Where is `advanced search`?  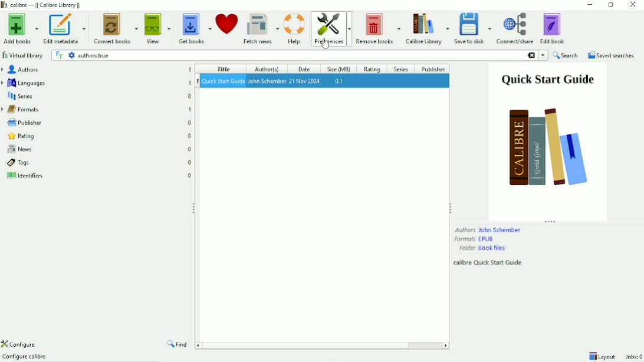
advanced search is located at coordinates (71, 55).